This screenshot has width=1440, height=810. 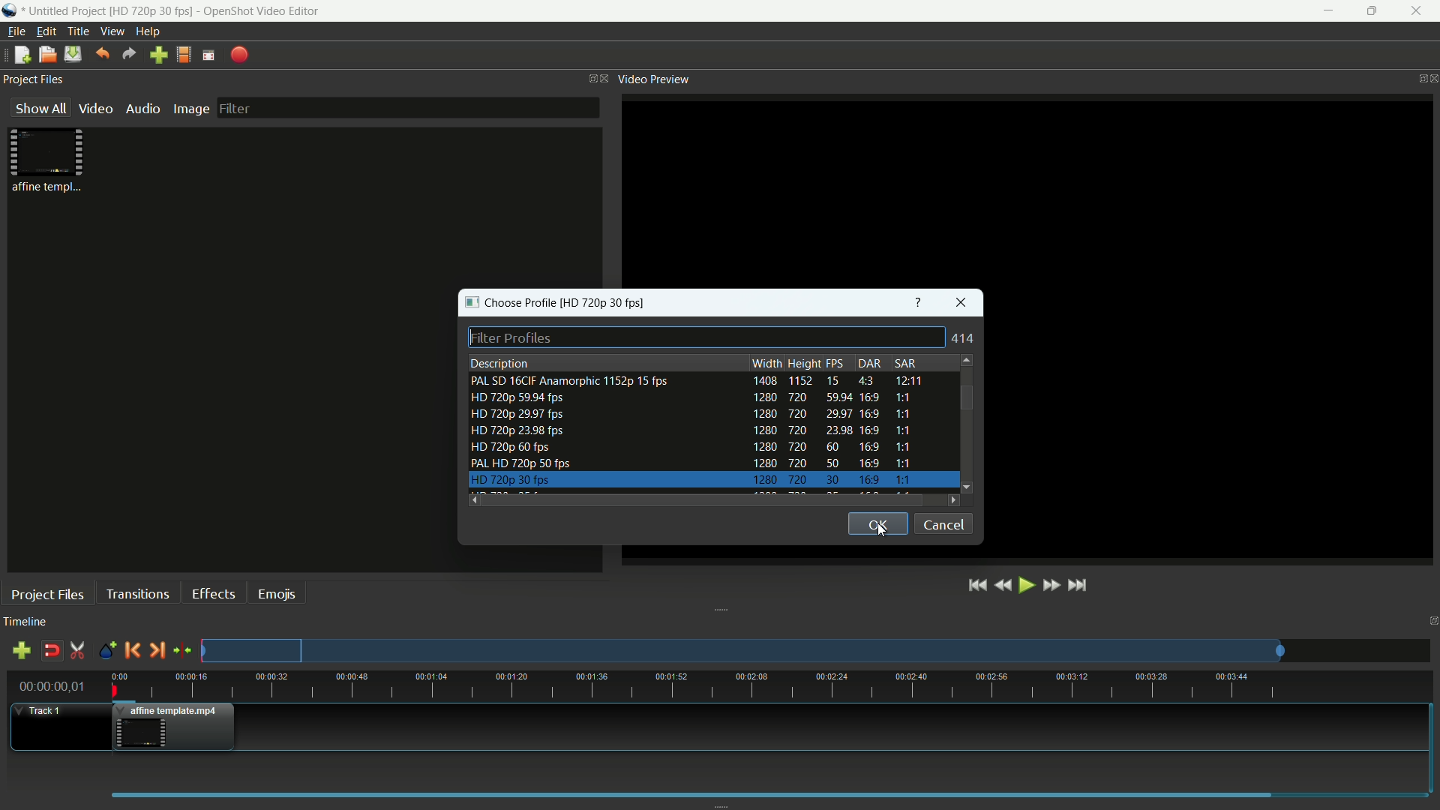 What do you see at coordinates (78, 650) in the screenshot?
I see `enable razor` at bounding box center [78, 650].